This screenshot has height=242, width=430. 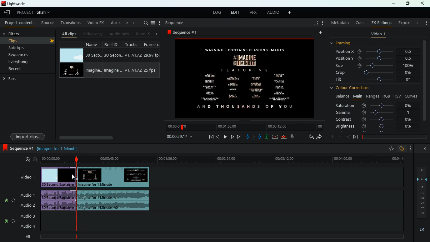 I want to click on more, so click(x=426, y=21).